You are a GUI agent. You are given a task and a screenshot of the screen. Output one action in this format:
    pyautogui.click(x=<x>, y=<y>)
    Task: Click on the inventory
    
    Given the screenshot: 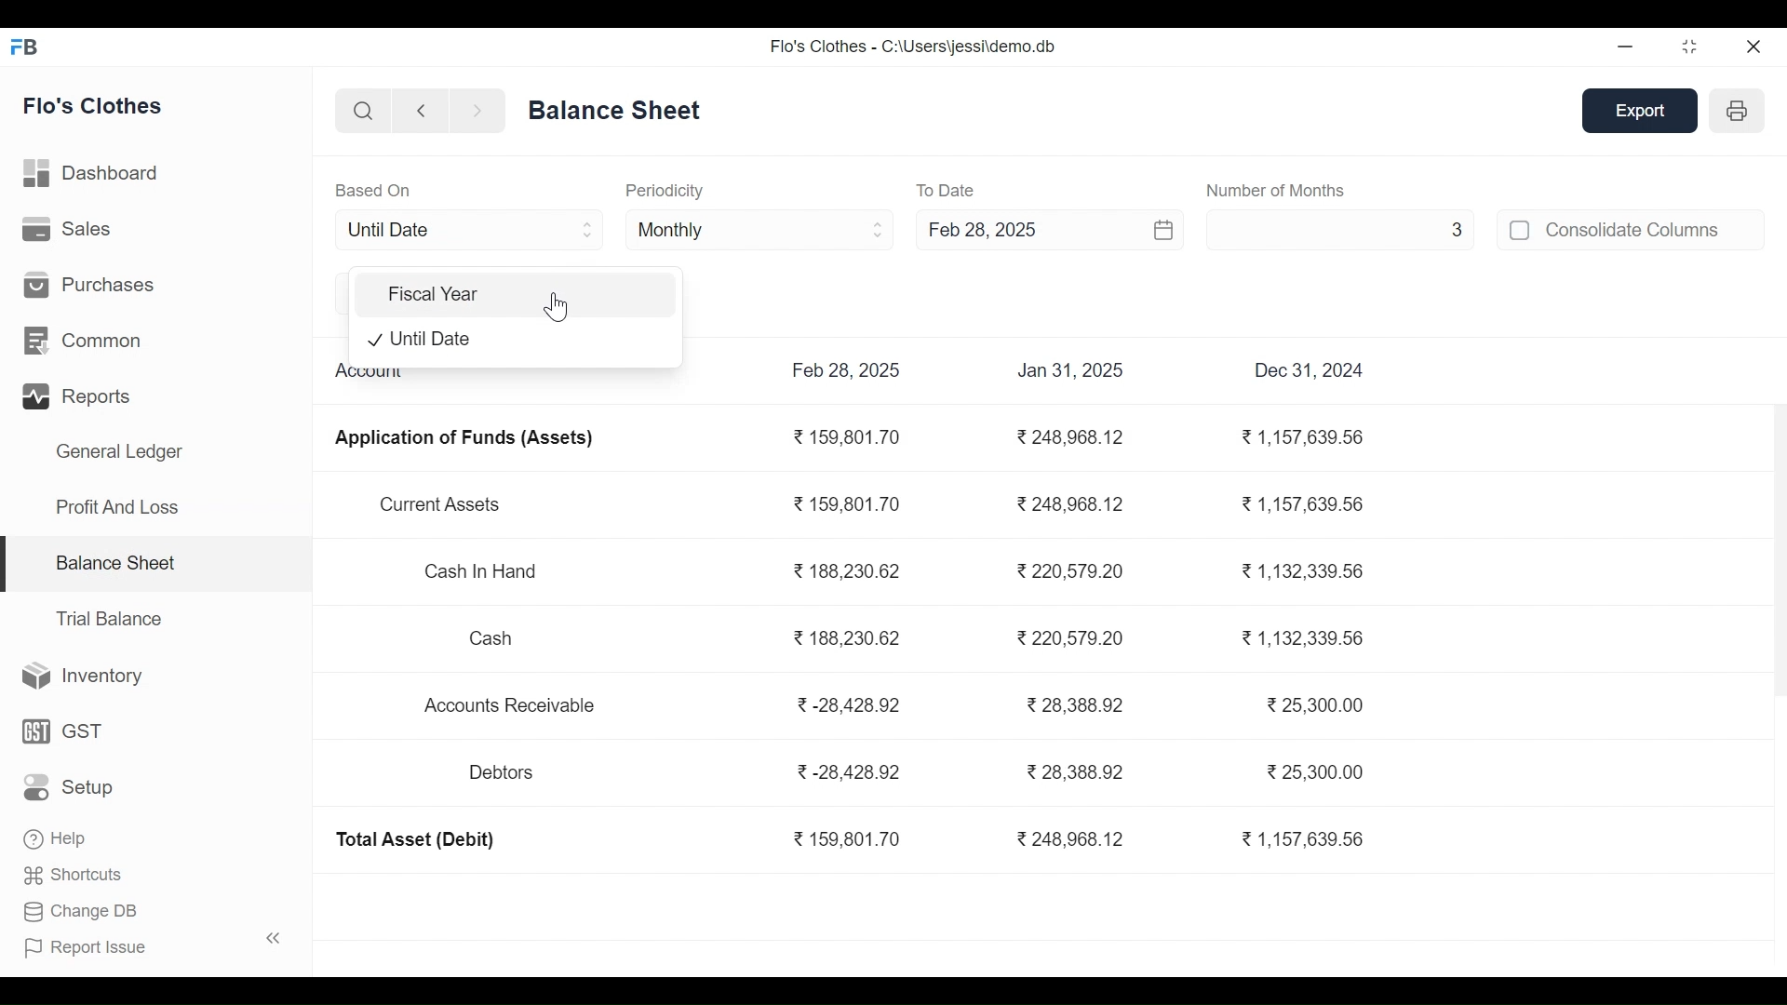 What is the action you would take?
    pyautogui.click(x=84, y=677)
    